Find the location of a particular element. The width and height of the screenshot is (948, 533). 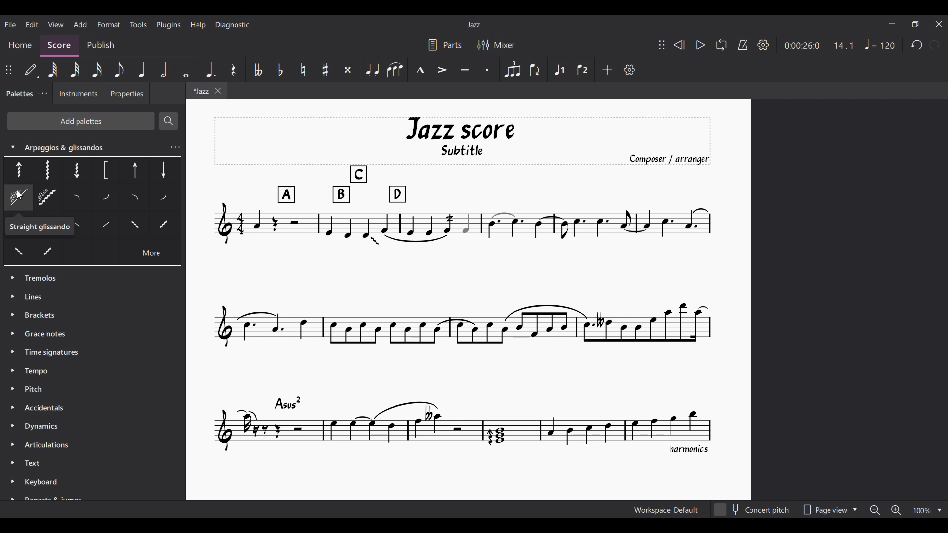

Dynamics is located at coordinates (45, 427).